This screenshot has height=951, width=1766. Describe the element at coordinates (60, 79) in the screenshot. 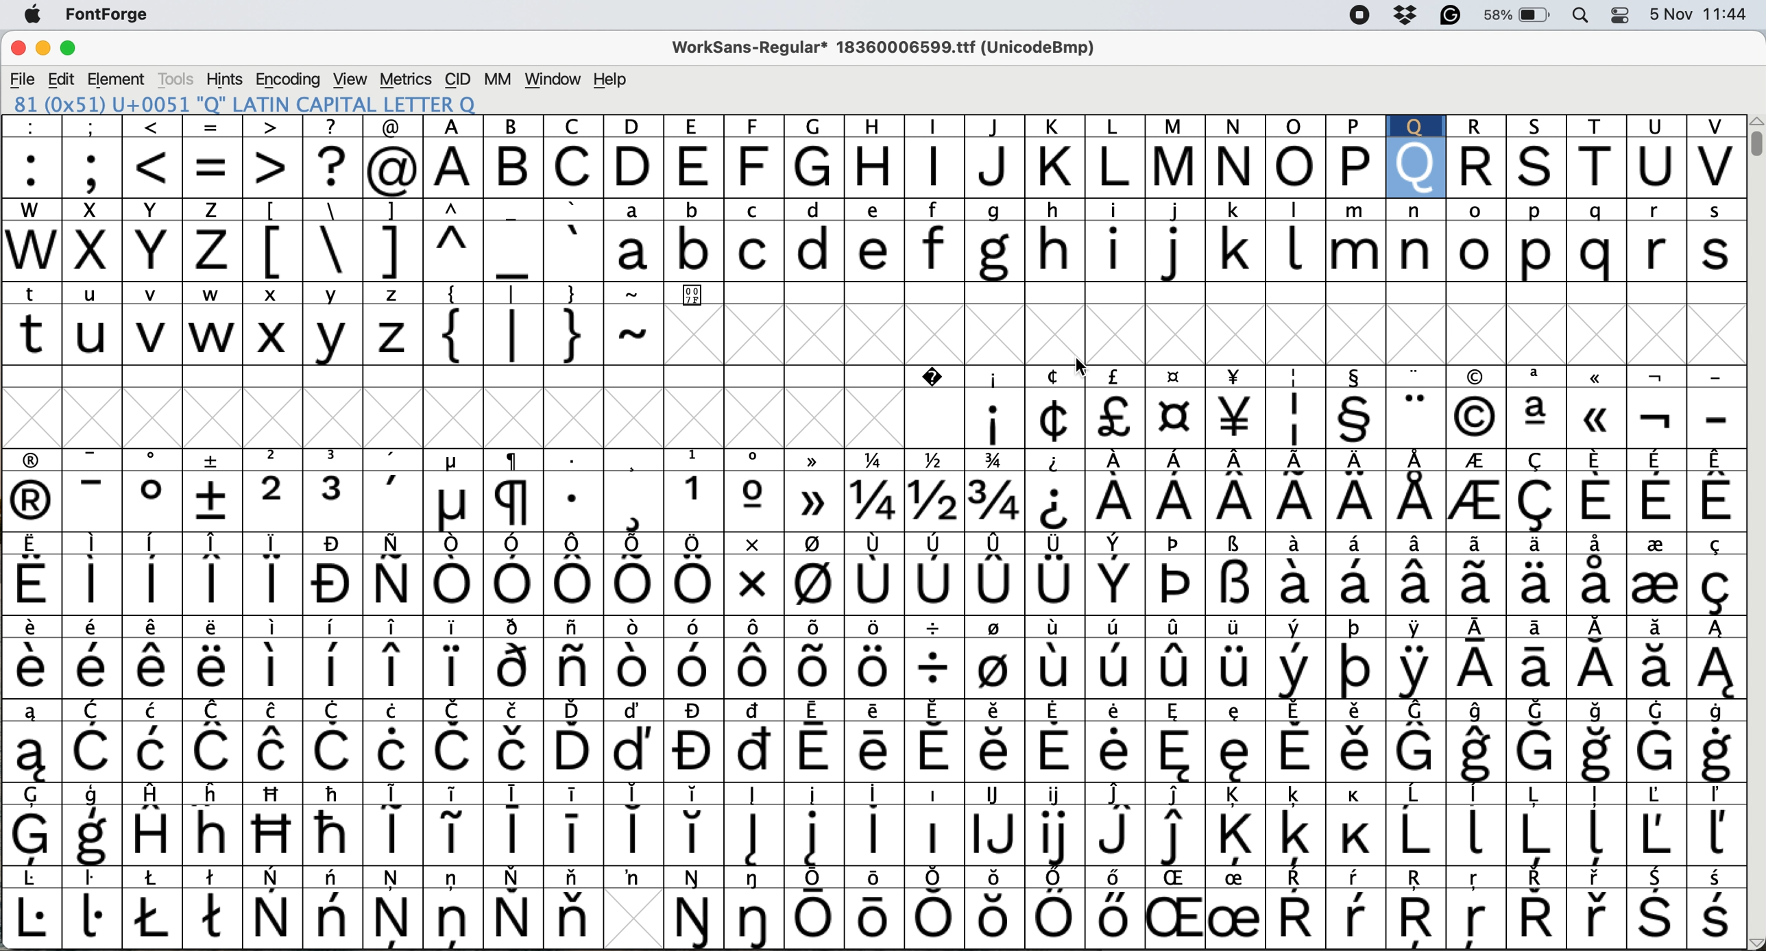

I see `edit` at that location.